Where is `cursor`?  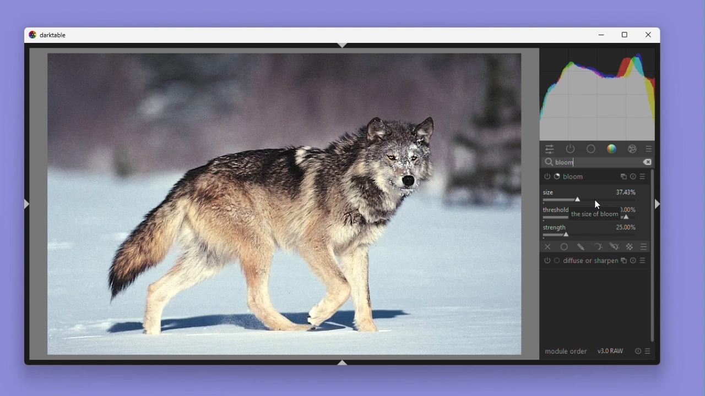
cursor is located at coordinates (598, 205).